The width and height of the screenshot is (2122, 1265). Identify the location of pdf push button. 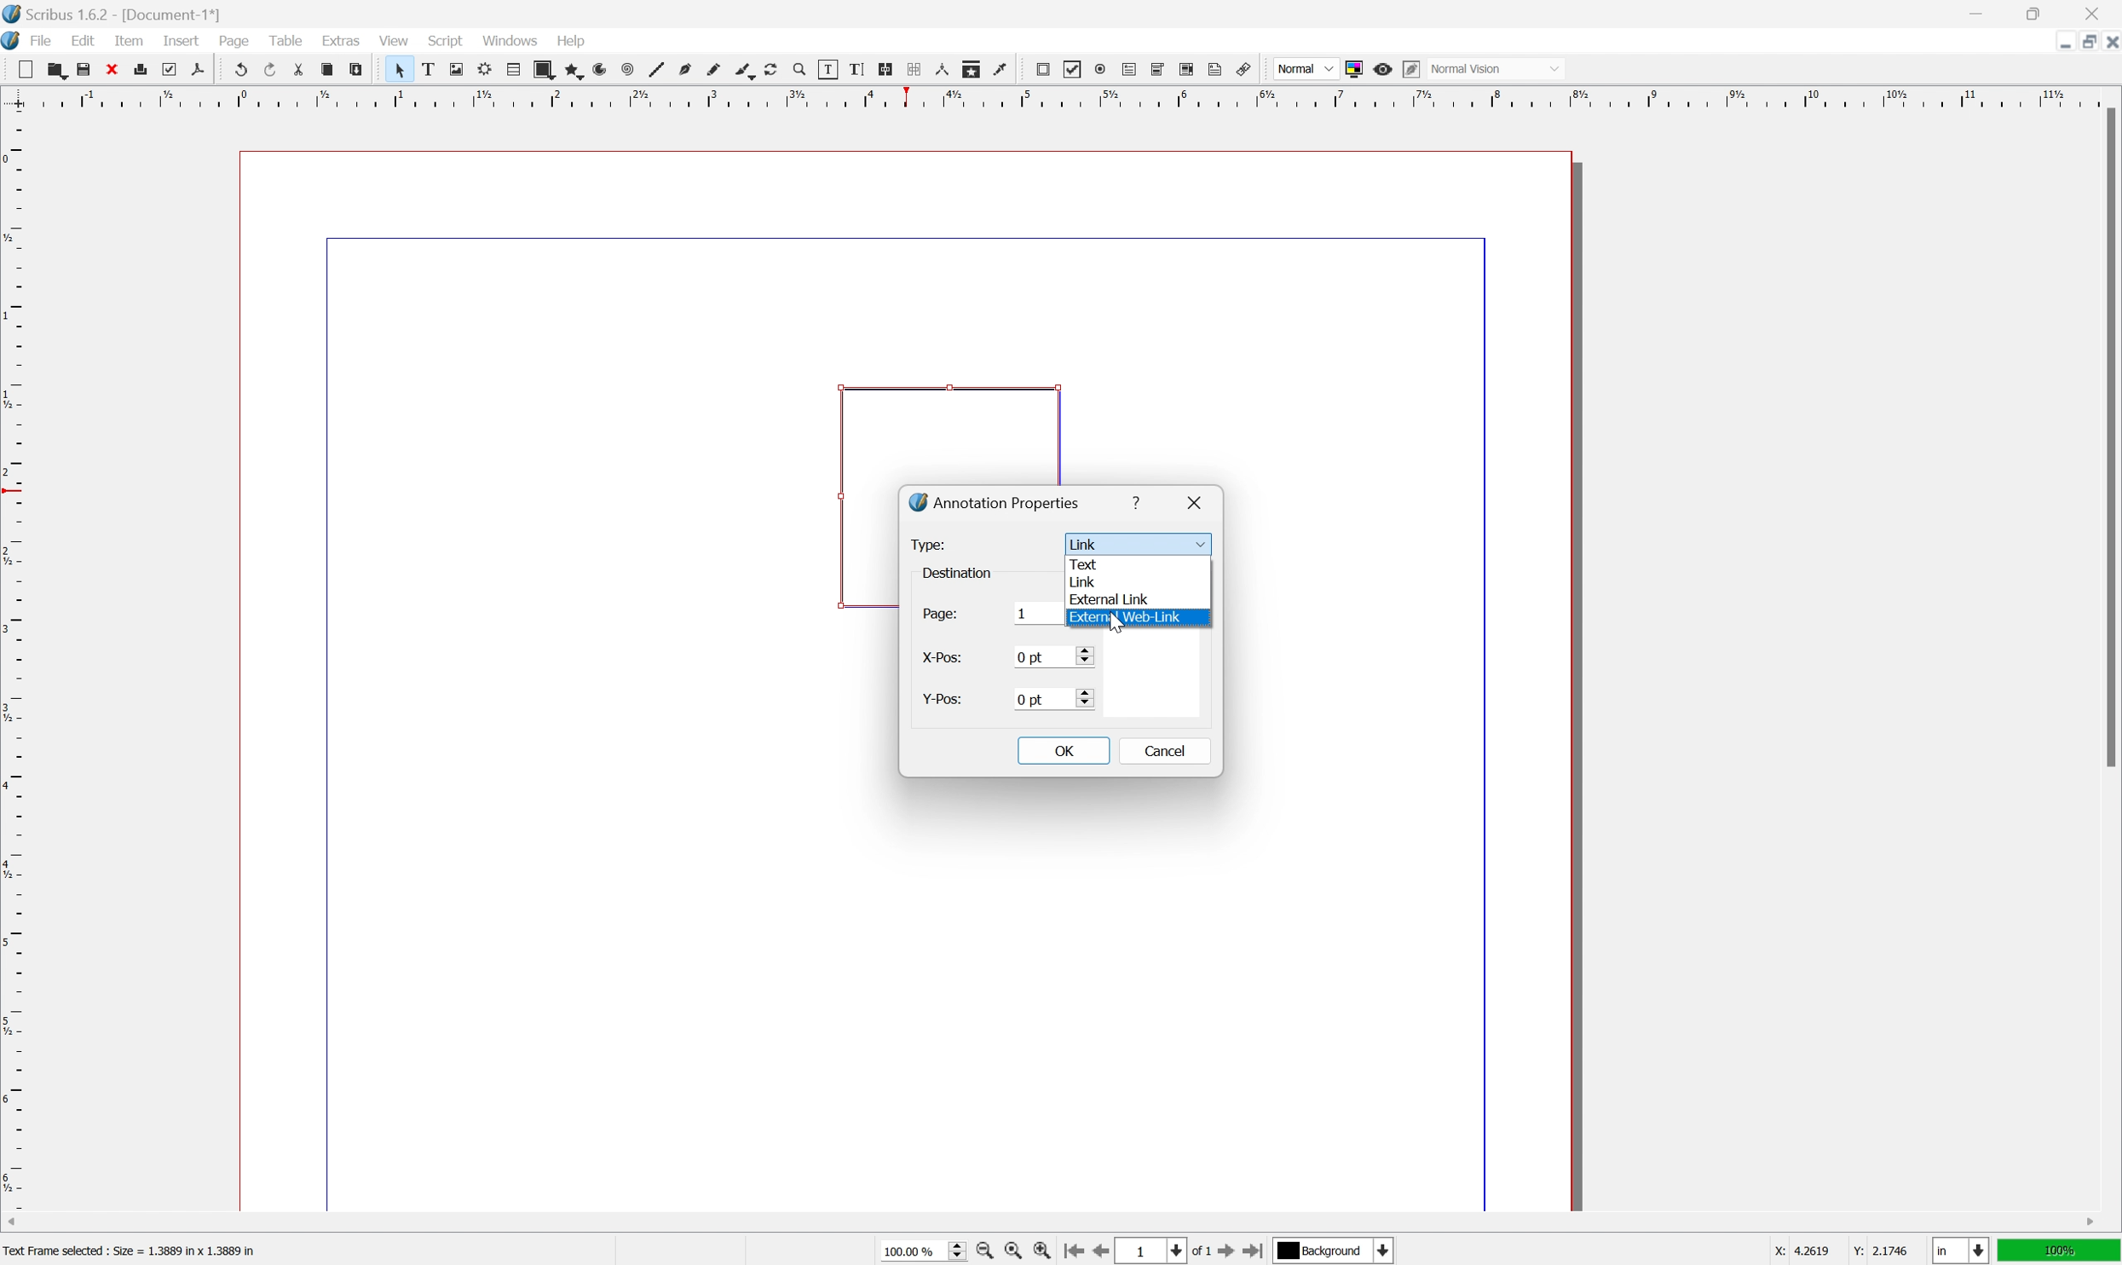
(1043, 69).